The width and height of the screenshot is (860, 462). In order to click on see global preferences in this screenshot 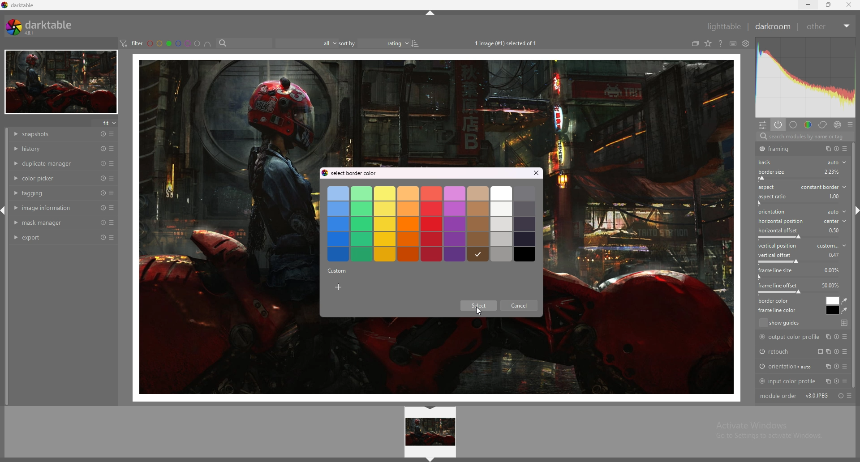, I will do `click(746, 43)`.